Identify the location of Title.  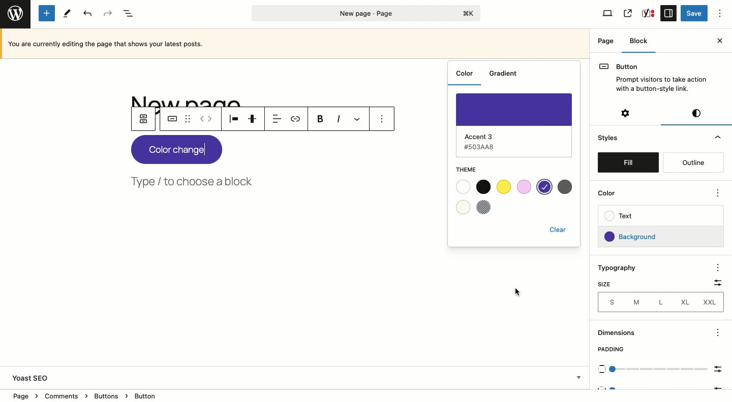
(201, 100).